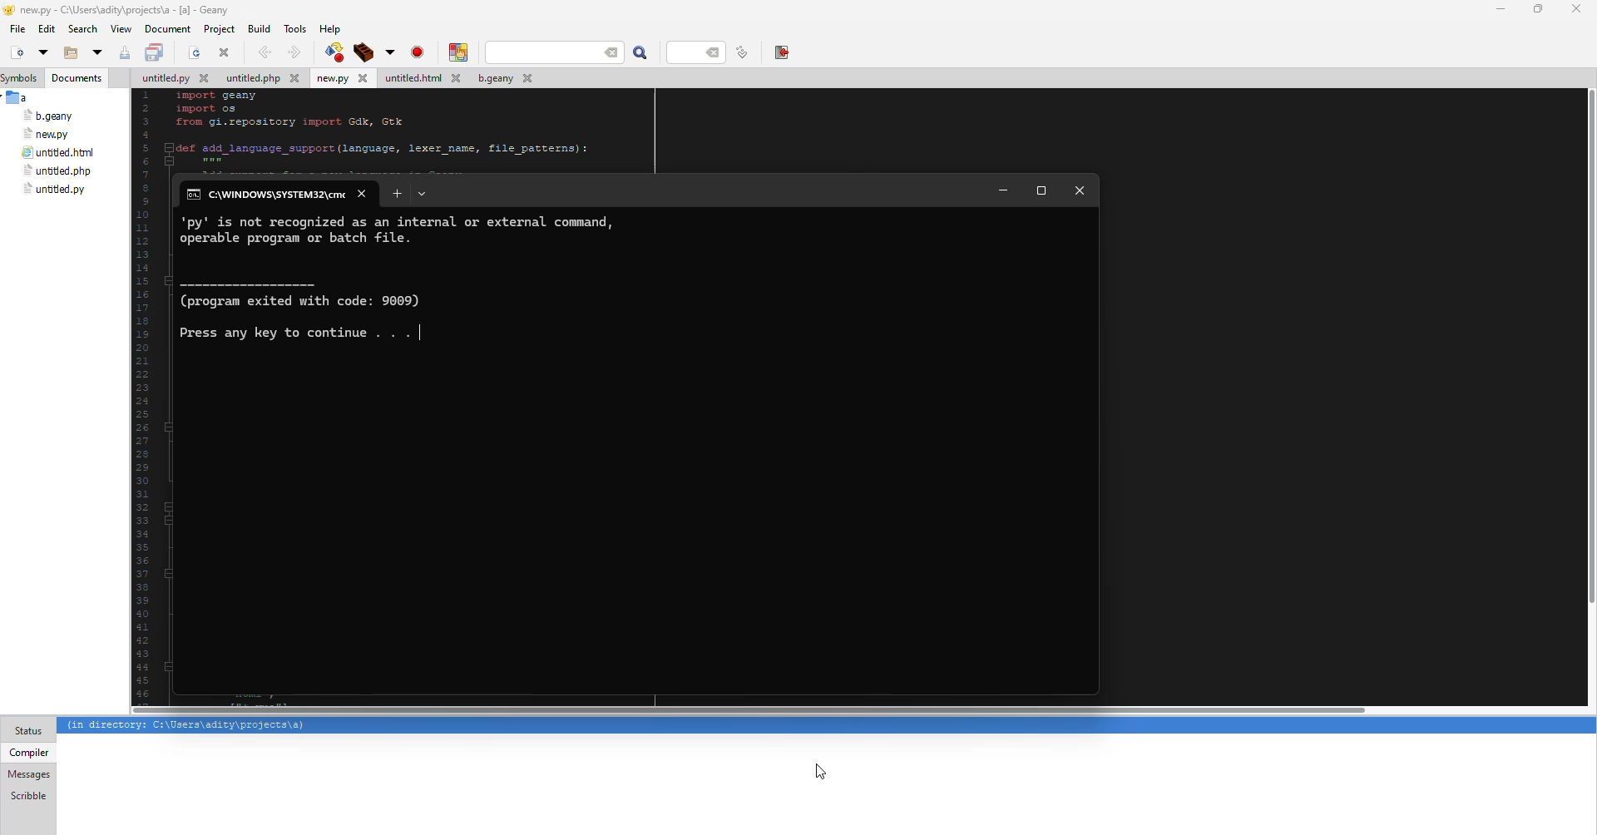 The image size is (1597, 835). What do you see at coordinates (46, 29) in the screenshot?
I see `edit` at bounding box center [46, 29].